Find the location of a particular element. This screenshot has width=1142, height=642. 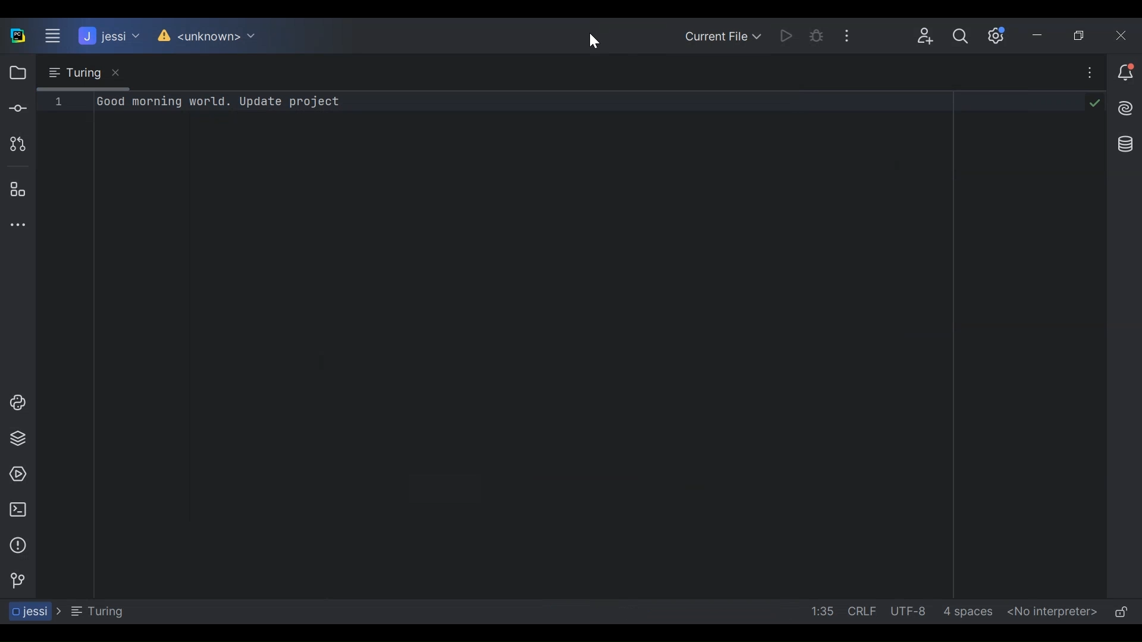

Commit is located at coordinates (17, 109).